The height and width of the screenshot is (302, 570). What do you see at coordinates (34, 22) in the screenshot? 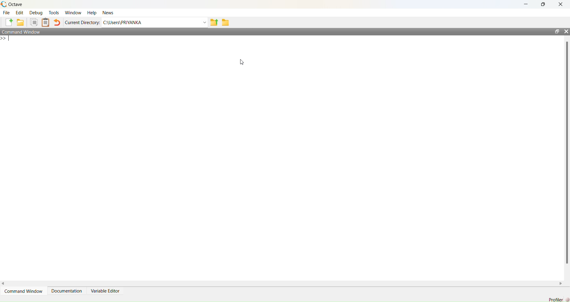
I see `copy` at bounding box center [34, 22].